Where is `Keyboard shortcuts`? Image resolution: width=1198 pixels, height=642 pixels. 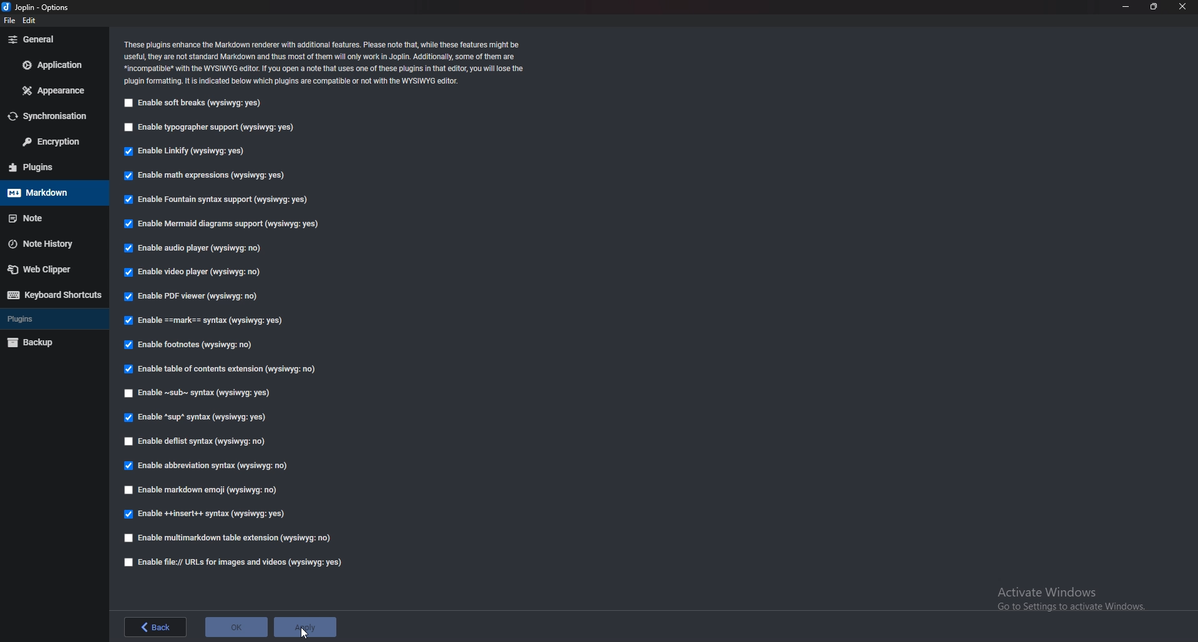
Keyboard shortcuts is located at coordinates (53, 295).